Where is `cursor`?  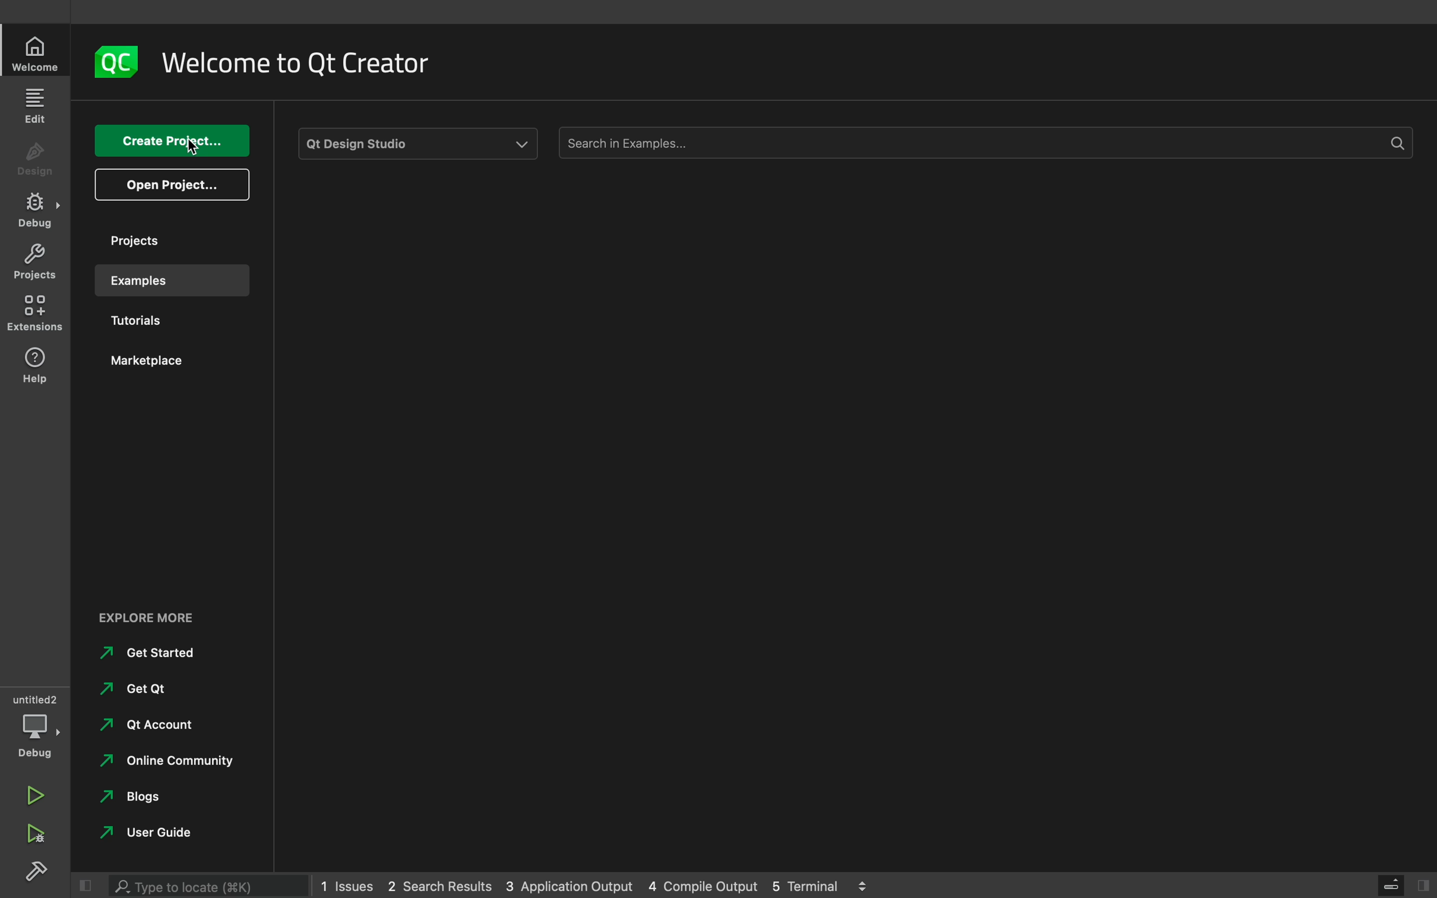
cursor is located at coordinates (190, 146).